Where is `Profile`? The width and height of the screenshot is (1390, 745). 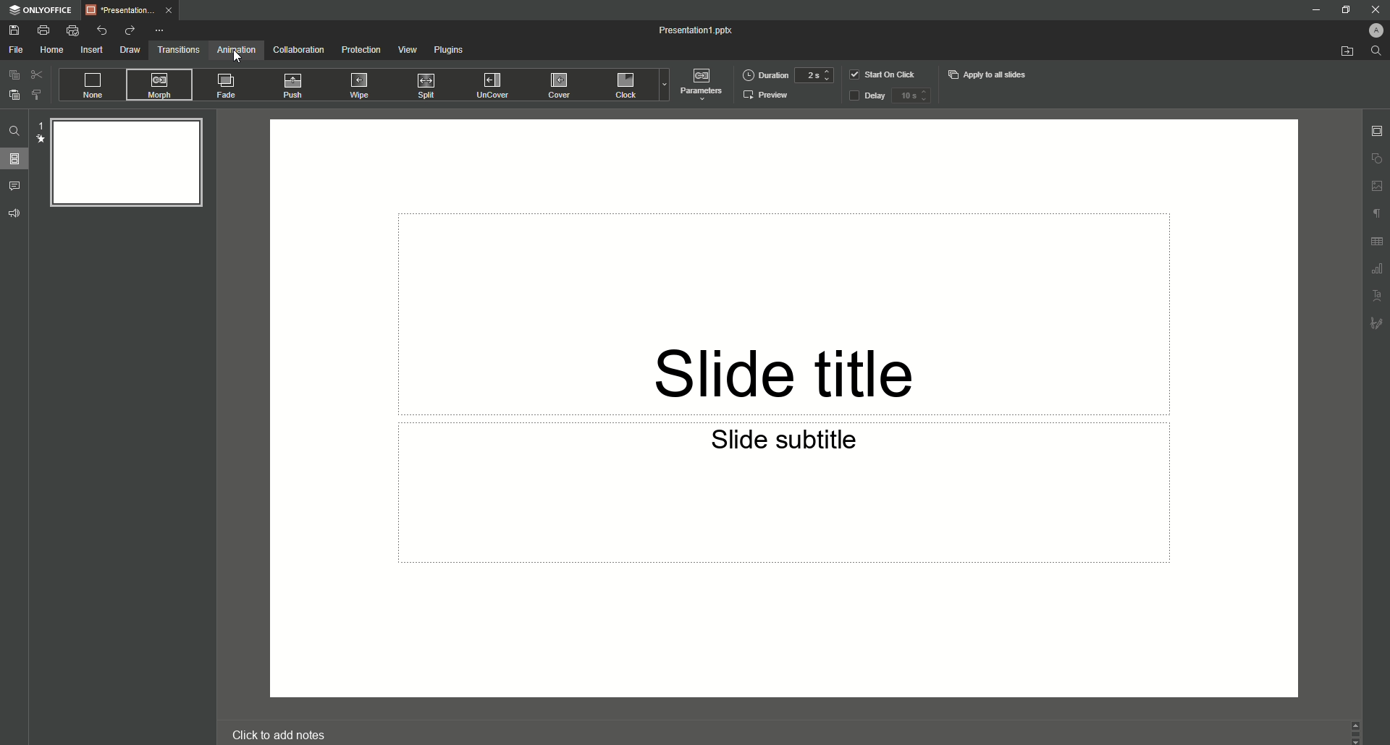 Profile is located at coordinates (1375, 30).